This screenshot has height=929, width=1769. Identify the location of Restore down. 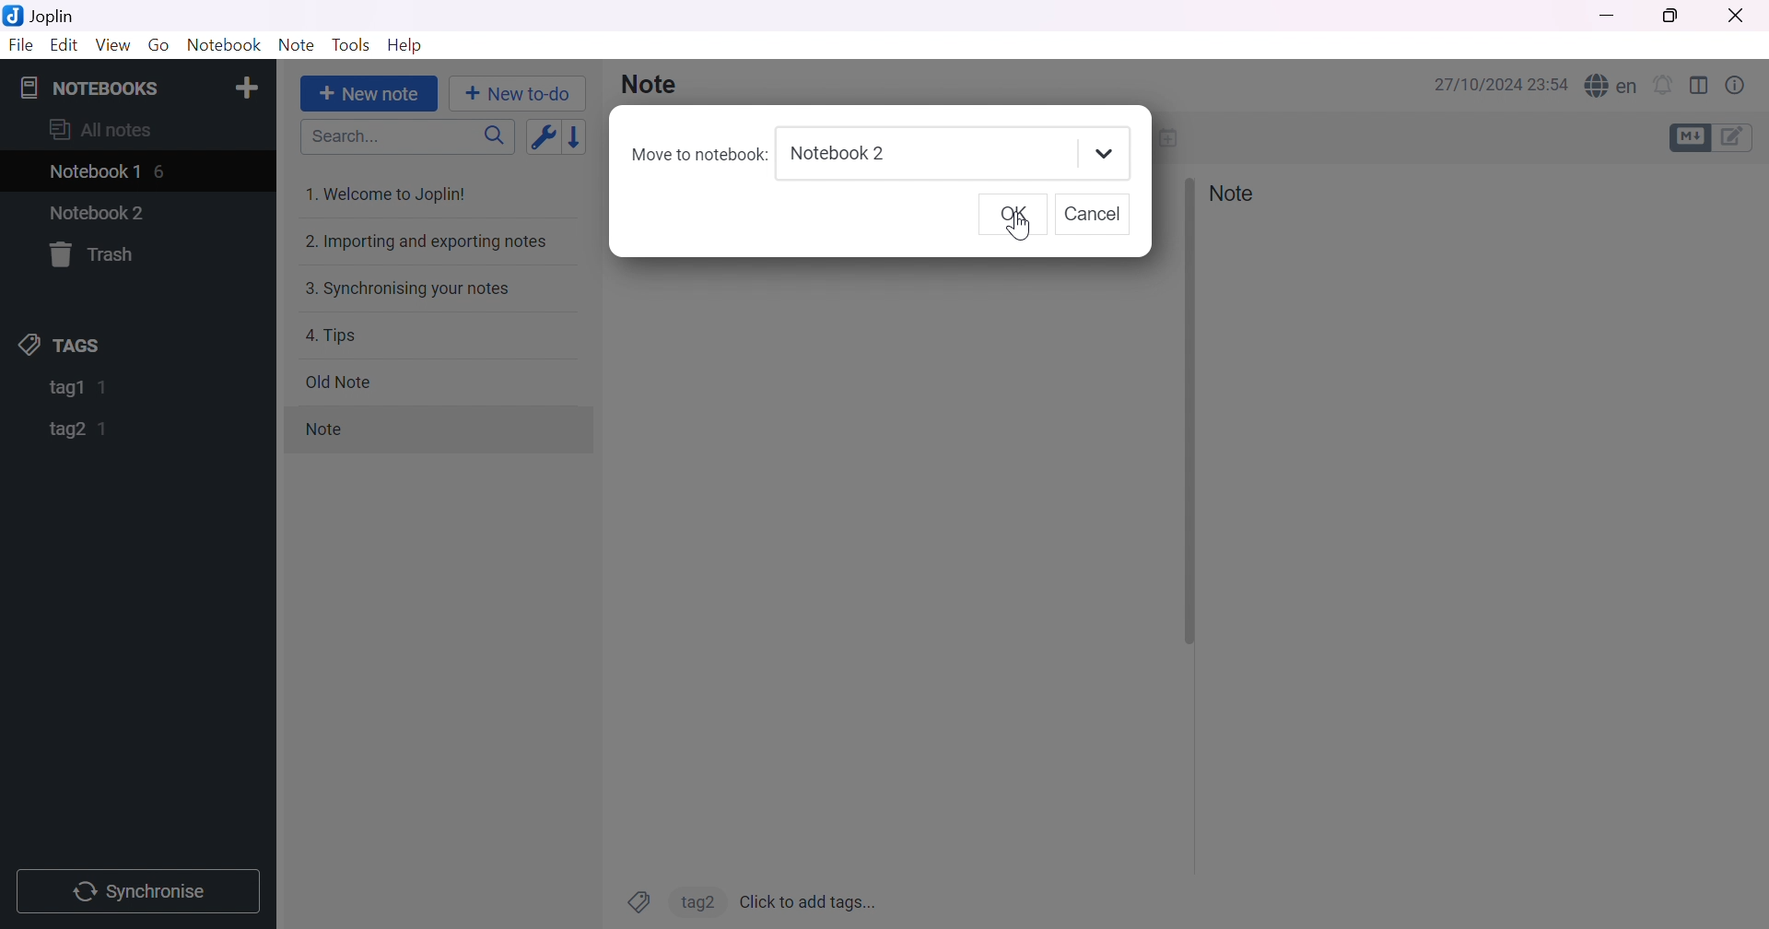
(1672, 18).